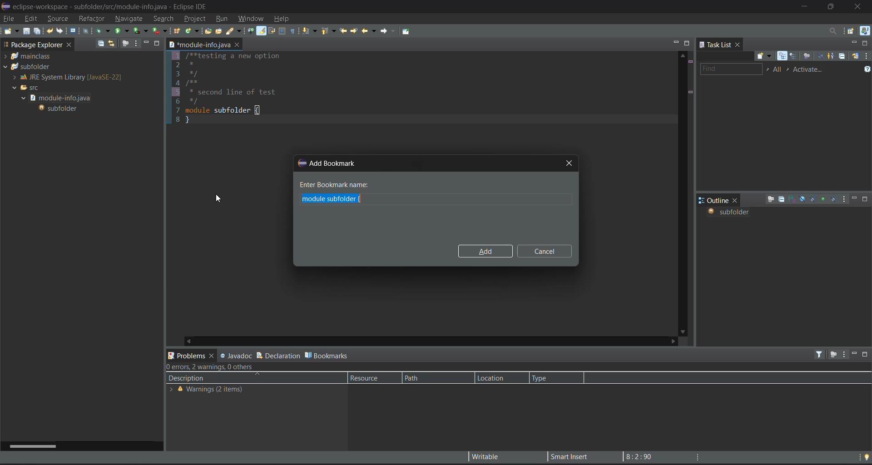  I want to click on show only my tasks, so click(832, 56).